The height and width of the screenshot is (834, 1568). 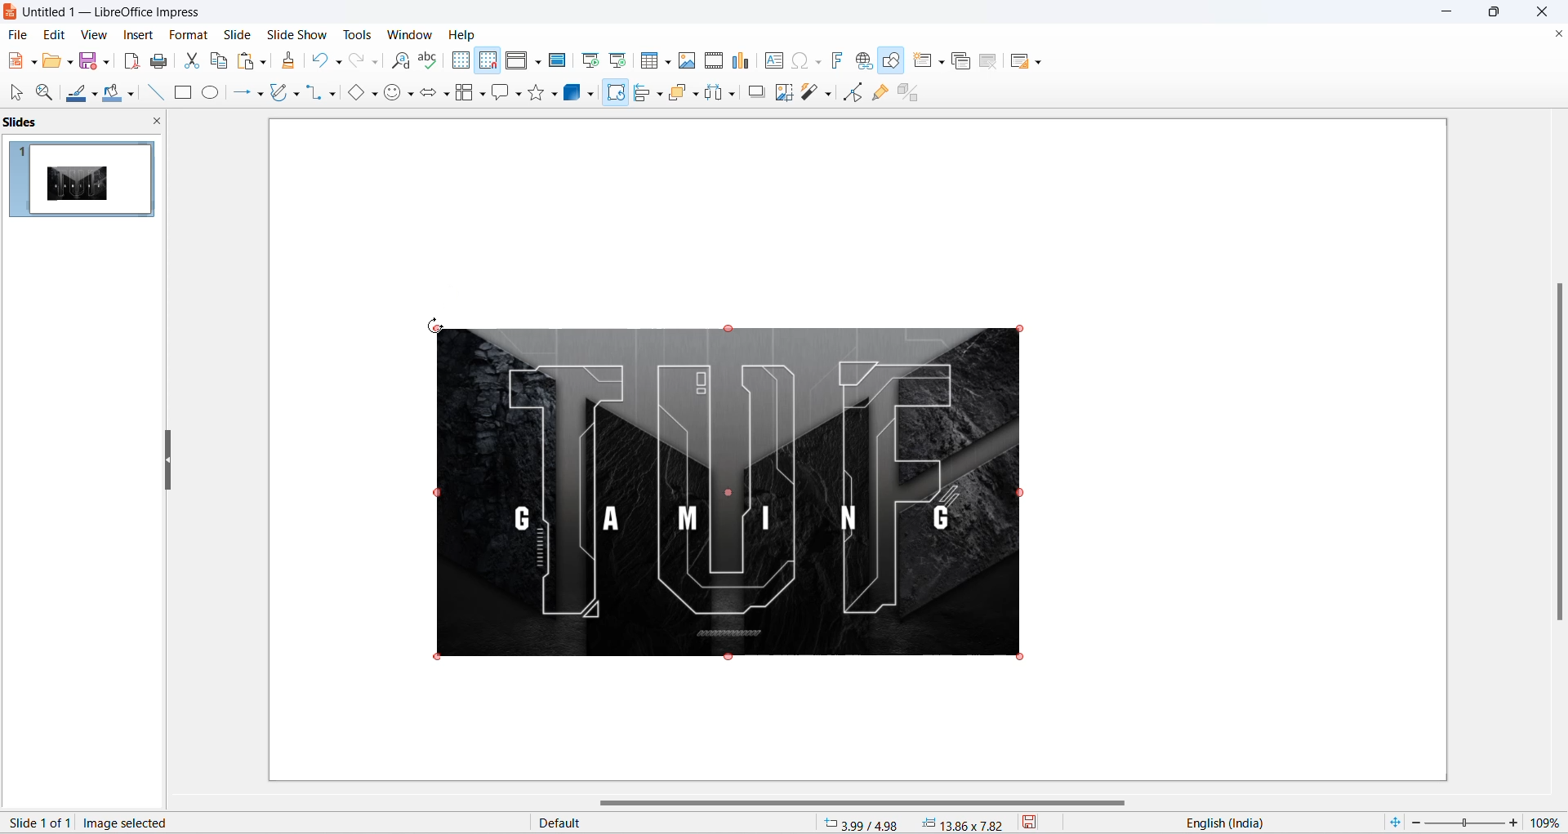 What do you see at coordinates (810, 94) in the screenshot?
I see `filter` at bounding box center [810, 94].